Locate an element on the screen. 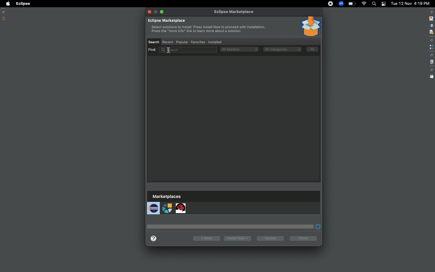 This screenshot has height=272, width=435. Date/time is located at coordinates (411, 3).